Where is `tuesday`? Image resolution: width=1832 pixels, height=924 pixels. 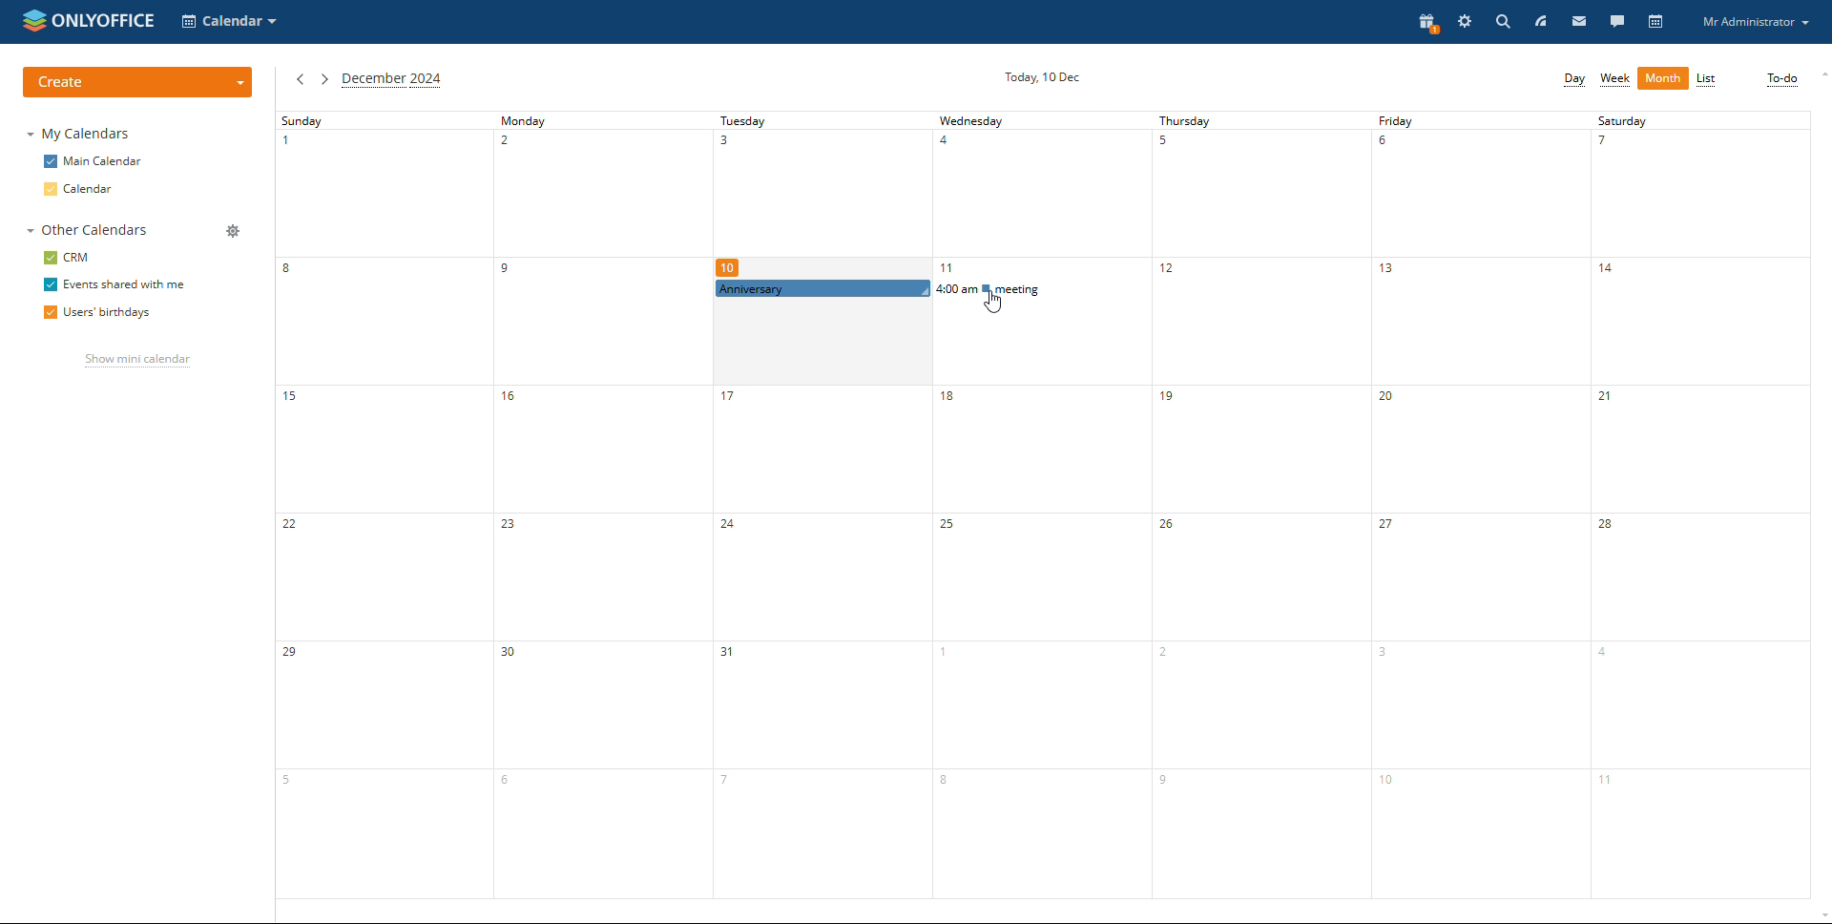 tuesday is located at coordinates (821, 604).